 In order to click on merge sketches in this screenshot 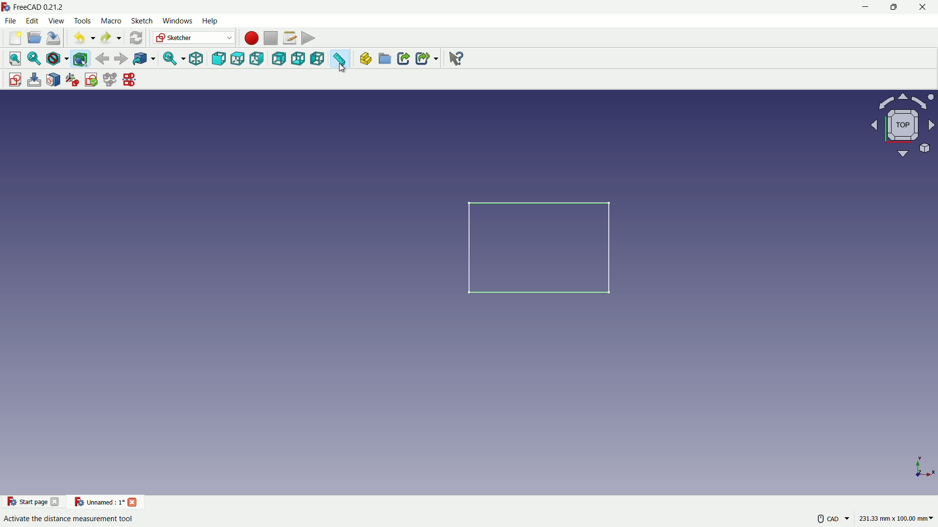, I will do `click(111, 80)`.